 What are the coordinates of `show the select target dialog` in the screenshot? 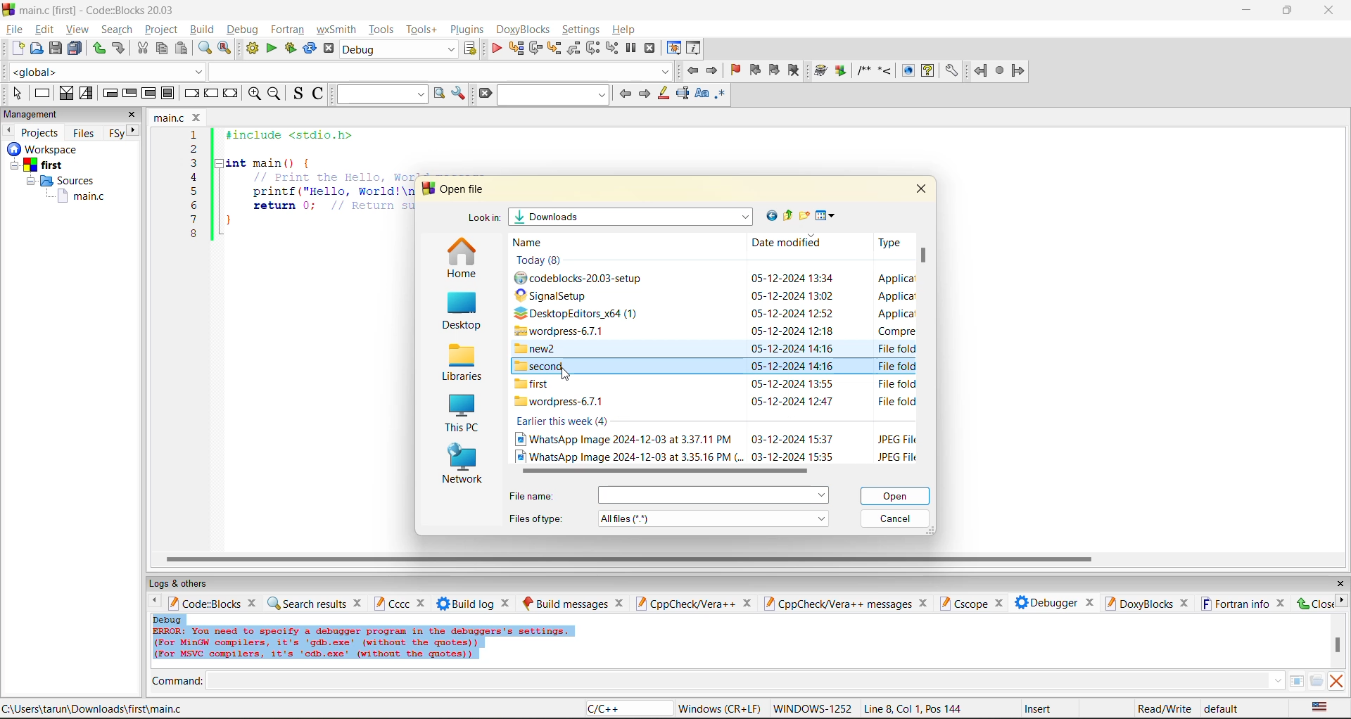 It's located at (471, 49).